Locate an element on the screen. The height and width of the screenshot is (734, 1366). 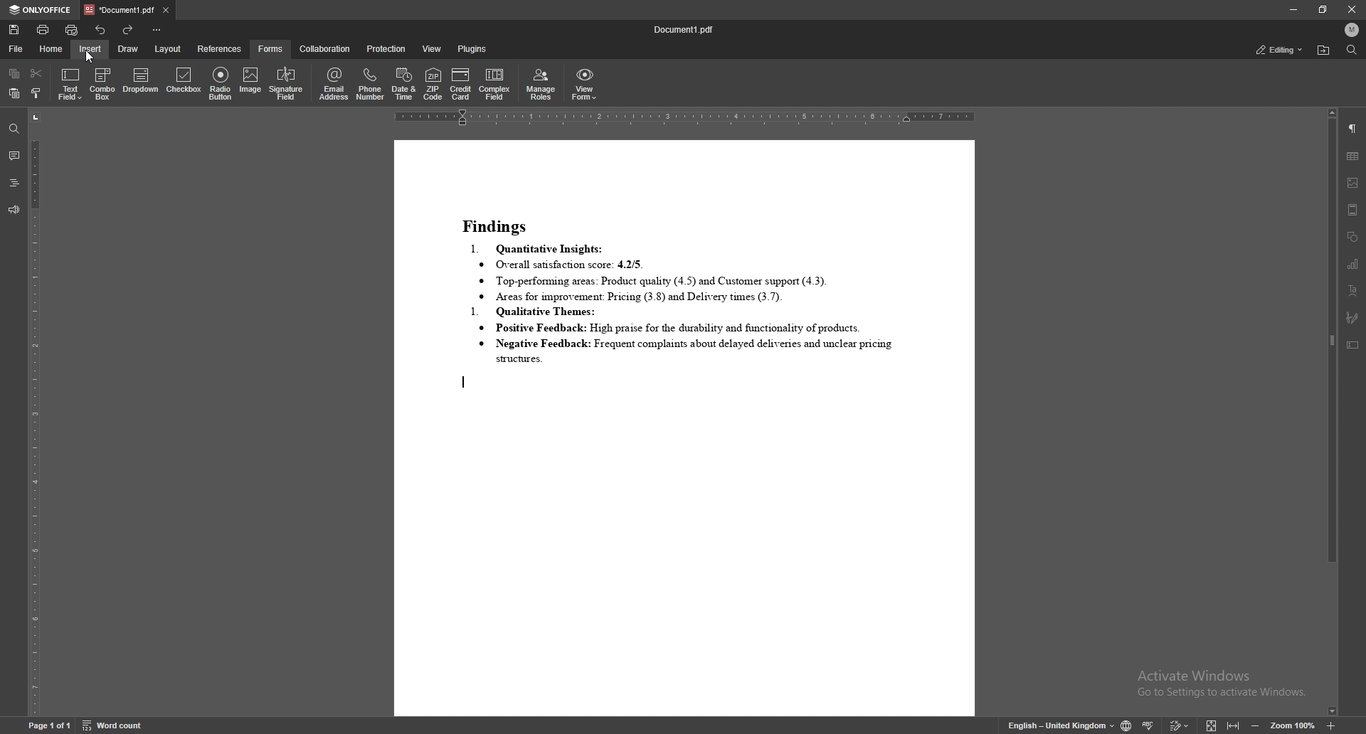
resize is located at coordinates (1324, 10).